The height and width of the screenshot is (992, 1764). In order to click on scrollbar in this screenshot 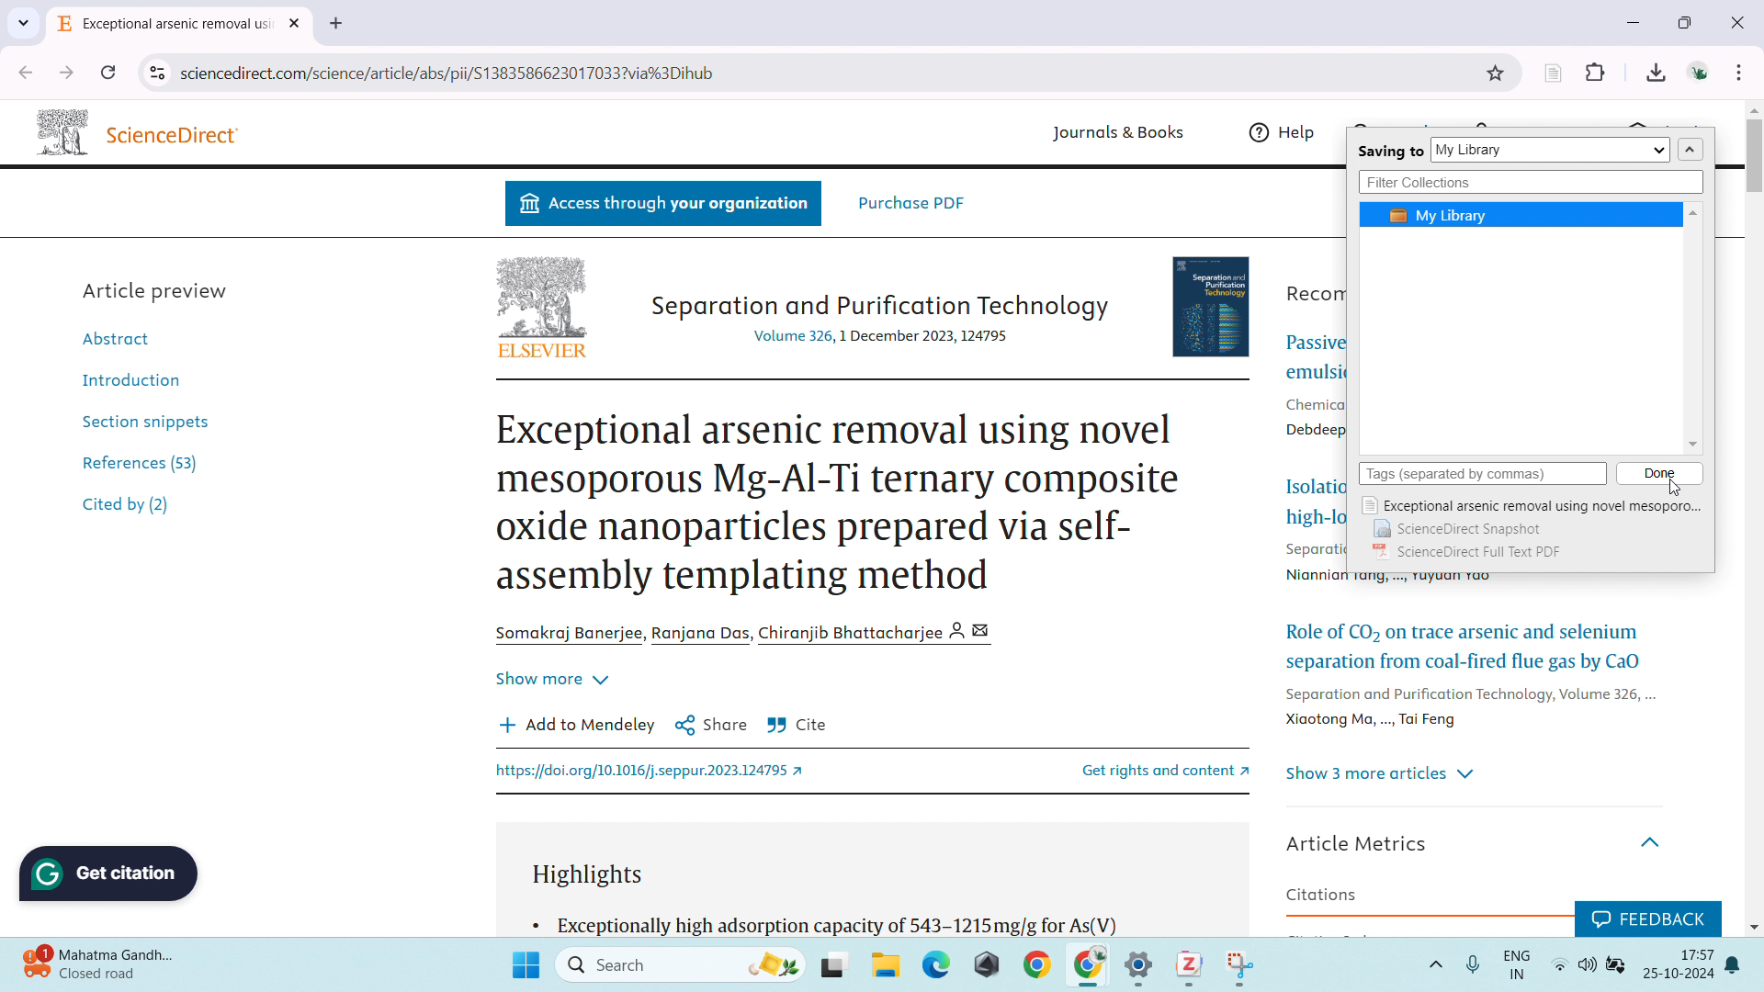, I will do `click(1752, 166)`.